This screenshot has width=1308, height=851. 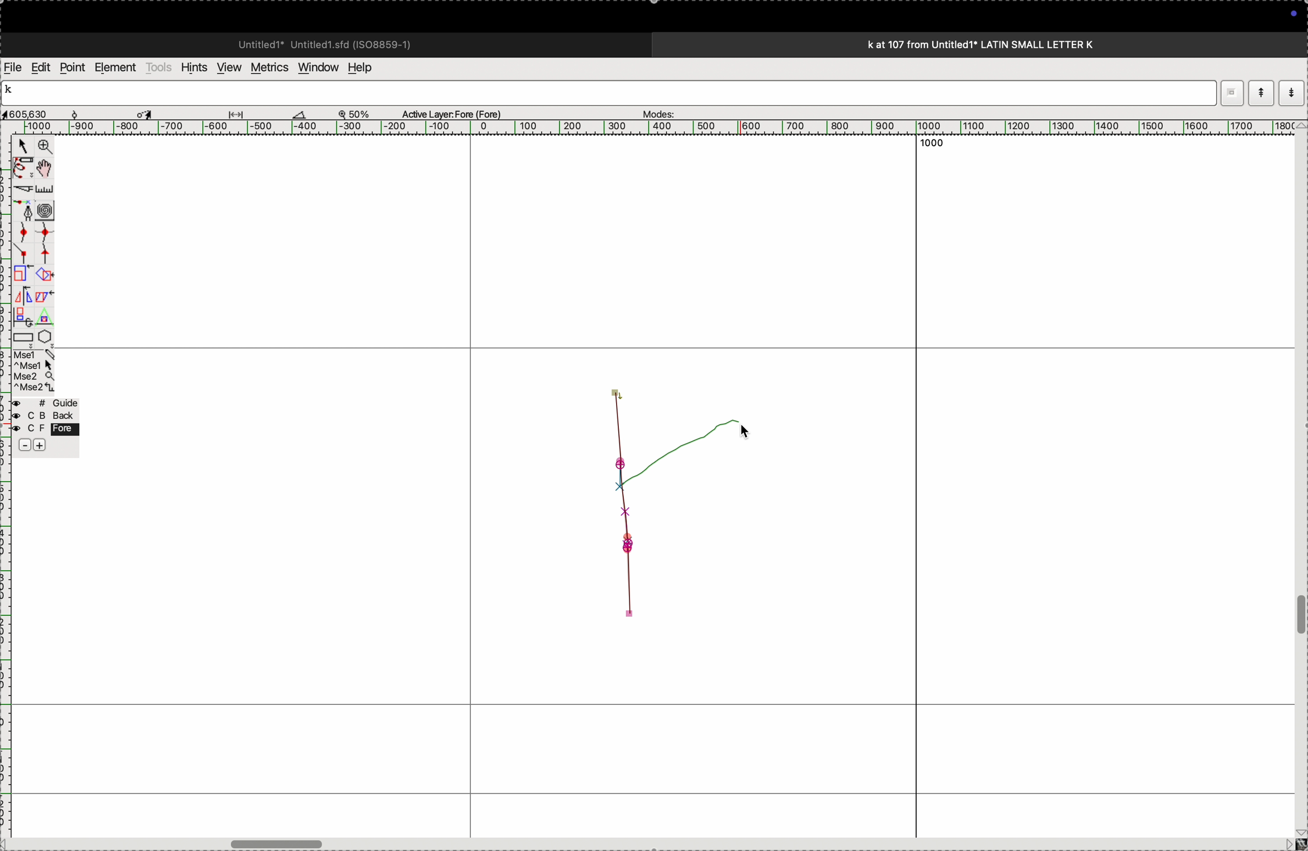 I want to click on active kayer, so click(x=458, y=113).